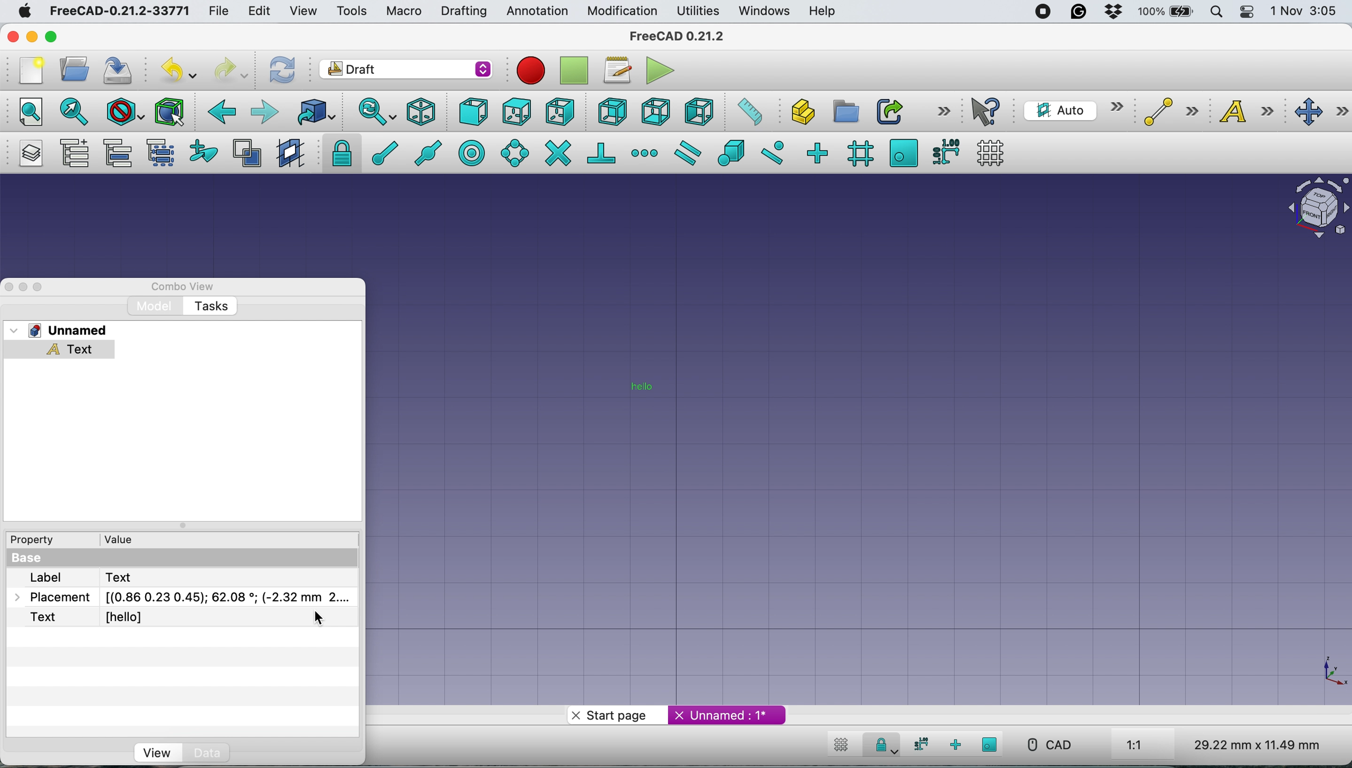 The height and width of the screenshot is (768, 1352). What do you see at coordinates (857, 154) in the screenshot?
I see `snap grid` at bounding box center [857, 154].